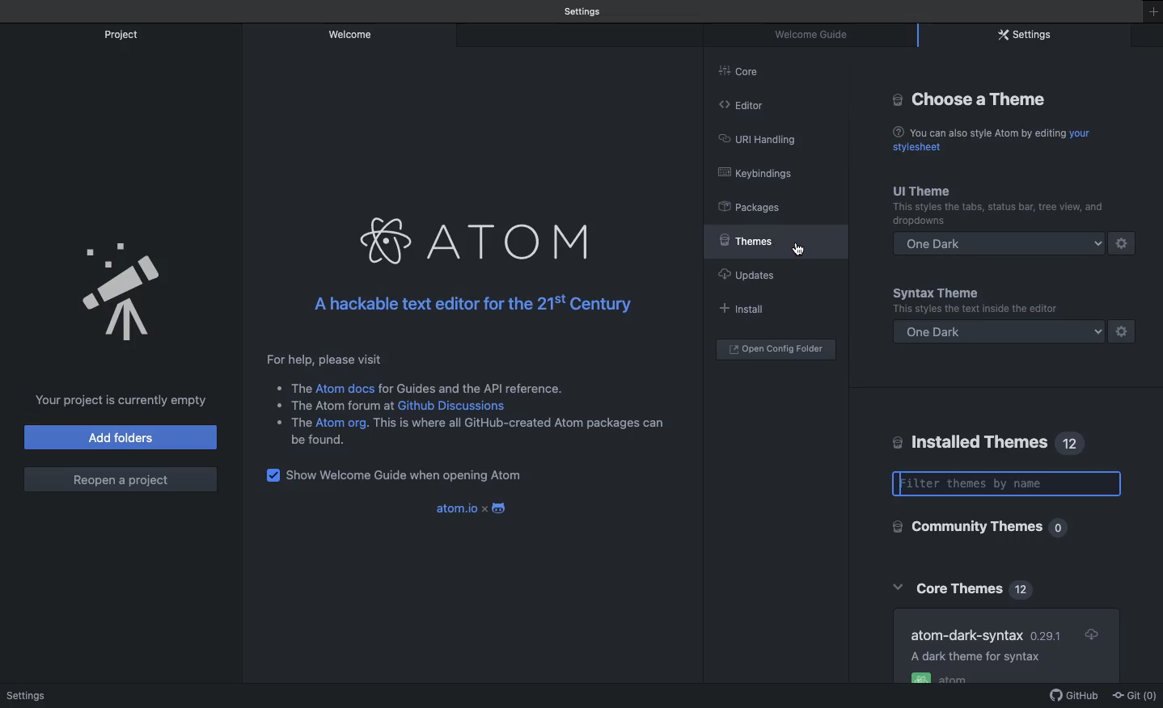 The width and height of the screenshot is (1163, 708). What do you see at coordinates (288, 386) in the screenshot?
I see `© The` at bounding box center [288, 386].